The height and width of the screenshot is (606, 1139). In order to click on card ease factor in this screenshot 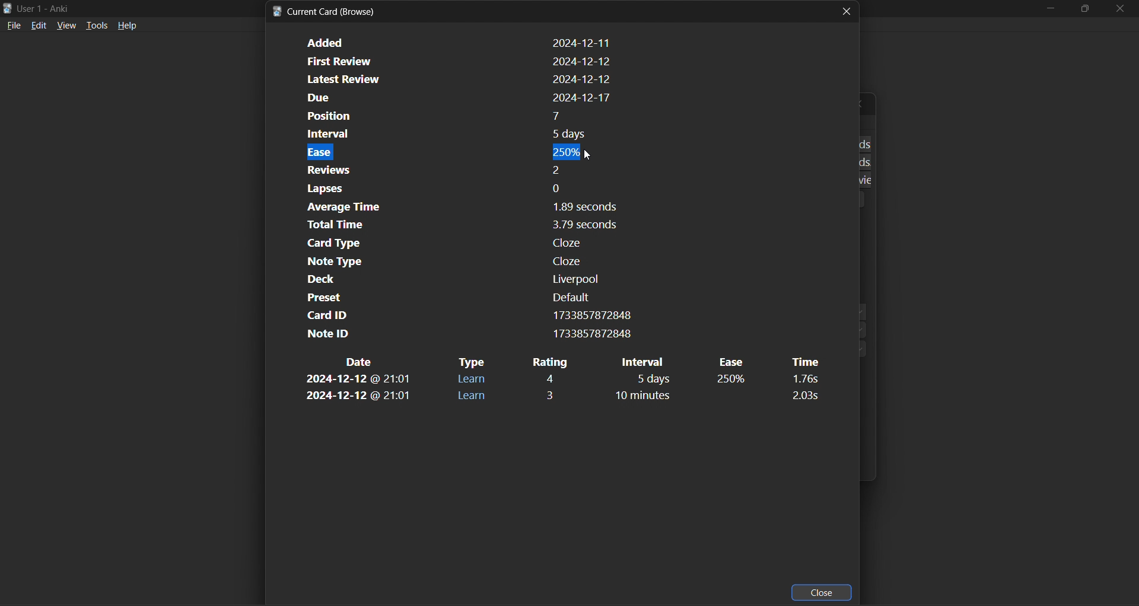, I will do `click(455, 151)`.